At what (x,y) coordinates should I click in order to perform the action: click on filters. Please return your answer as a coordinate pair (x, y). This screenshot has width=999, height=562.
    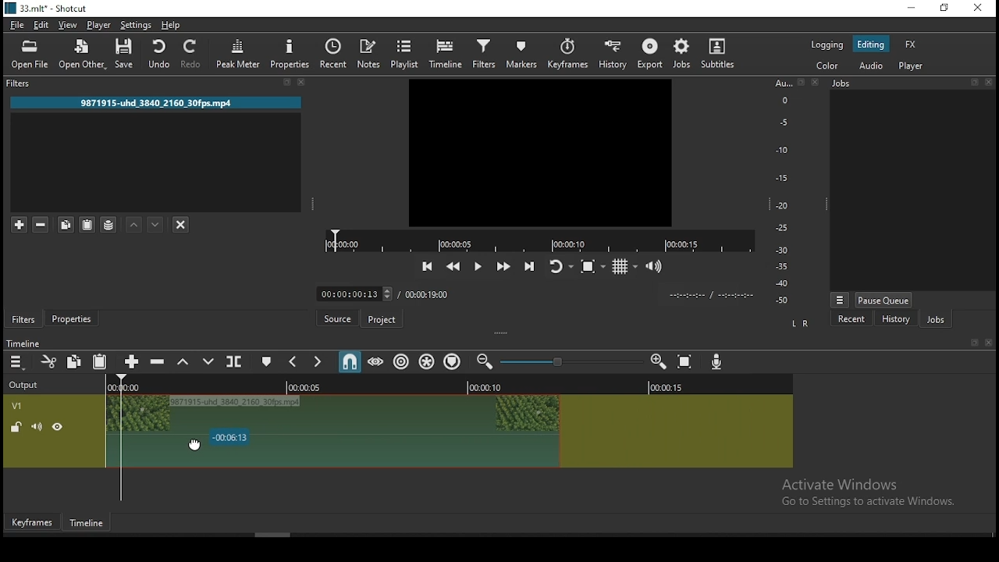
    Looking at the image, I should click on (483, 55).